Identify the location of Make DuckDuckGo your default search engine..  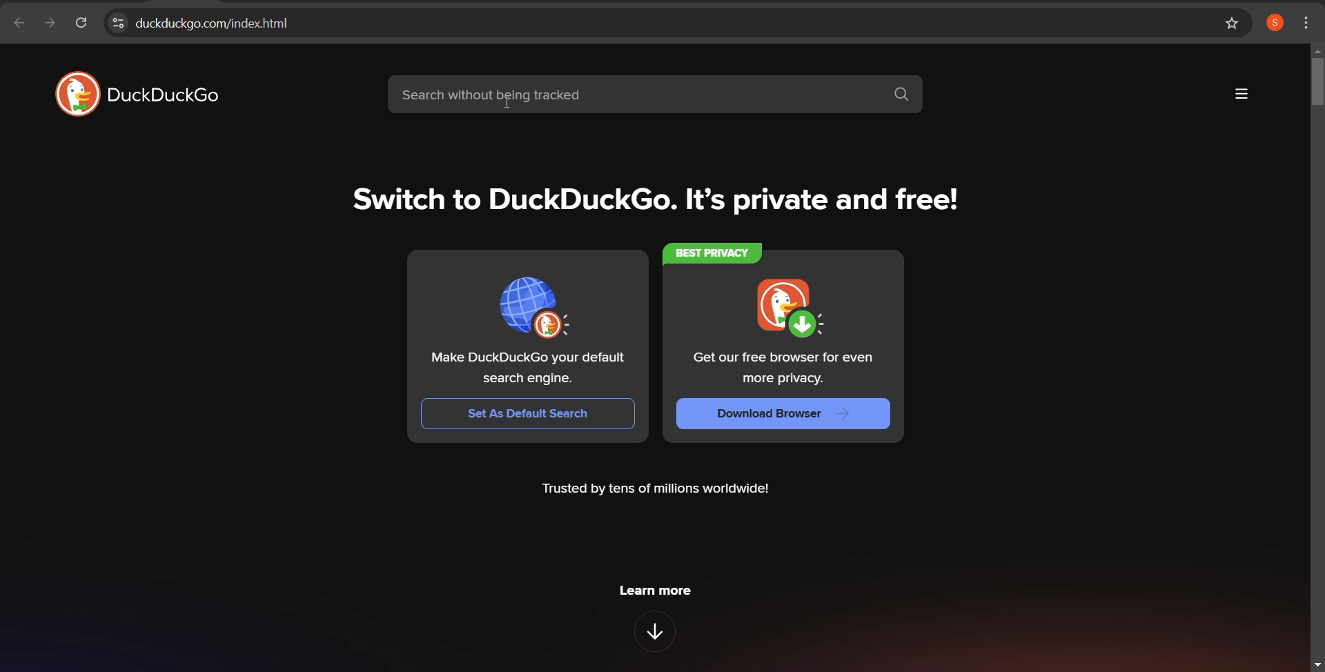
(532, 364).